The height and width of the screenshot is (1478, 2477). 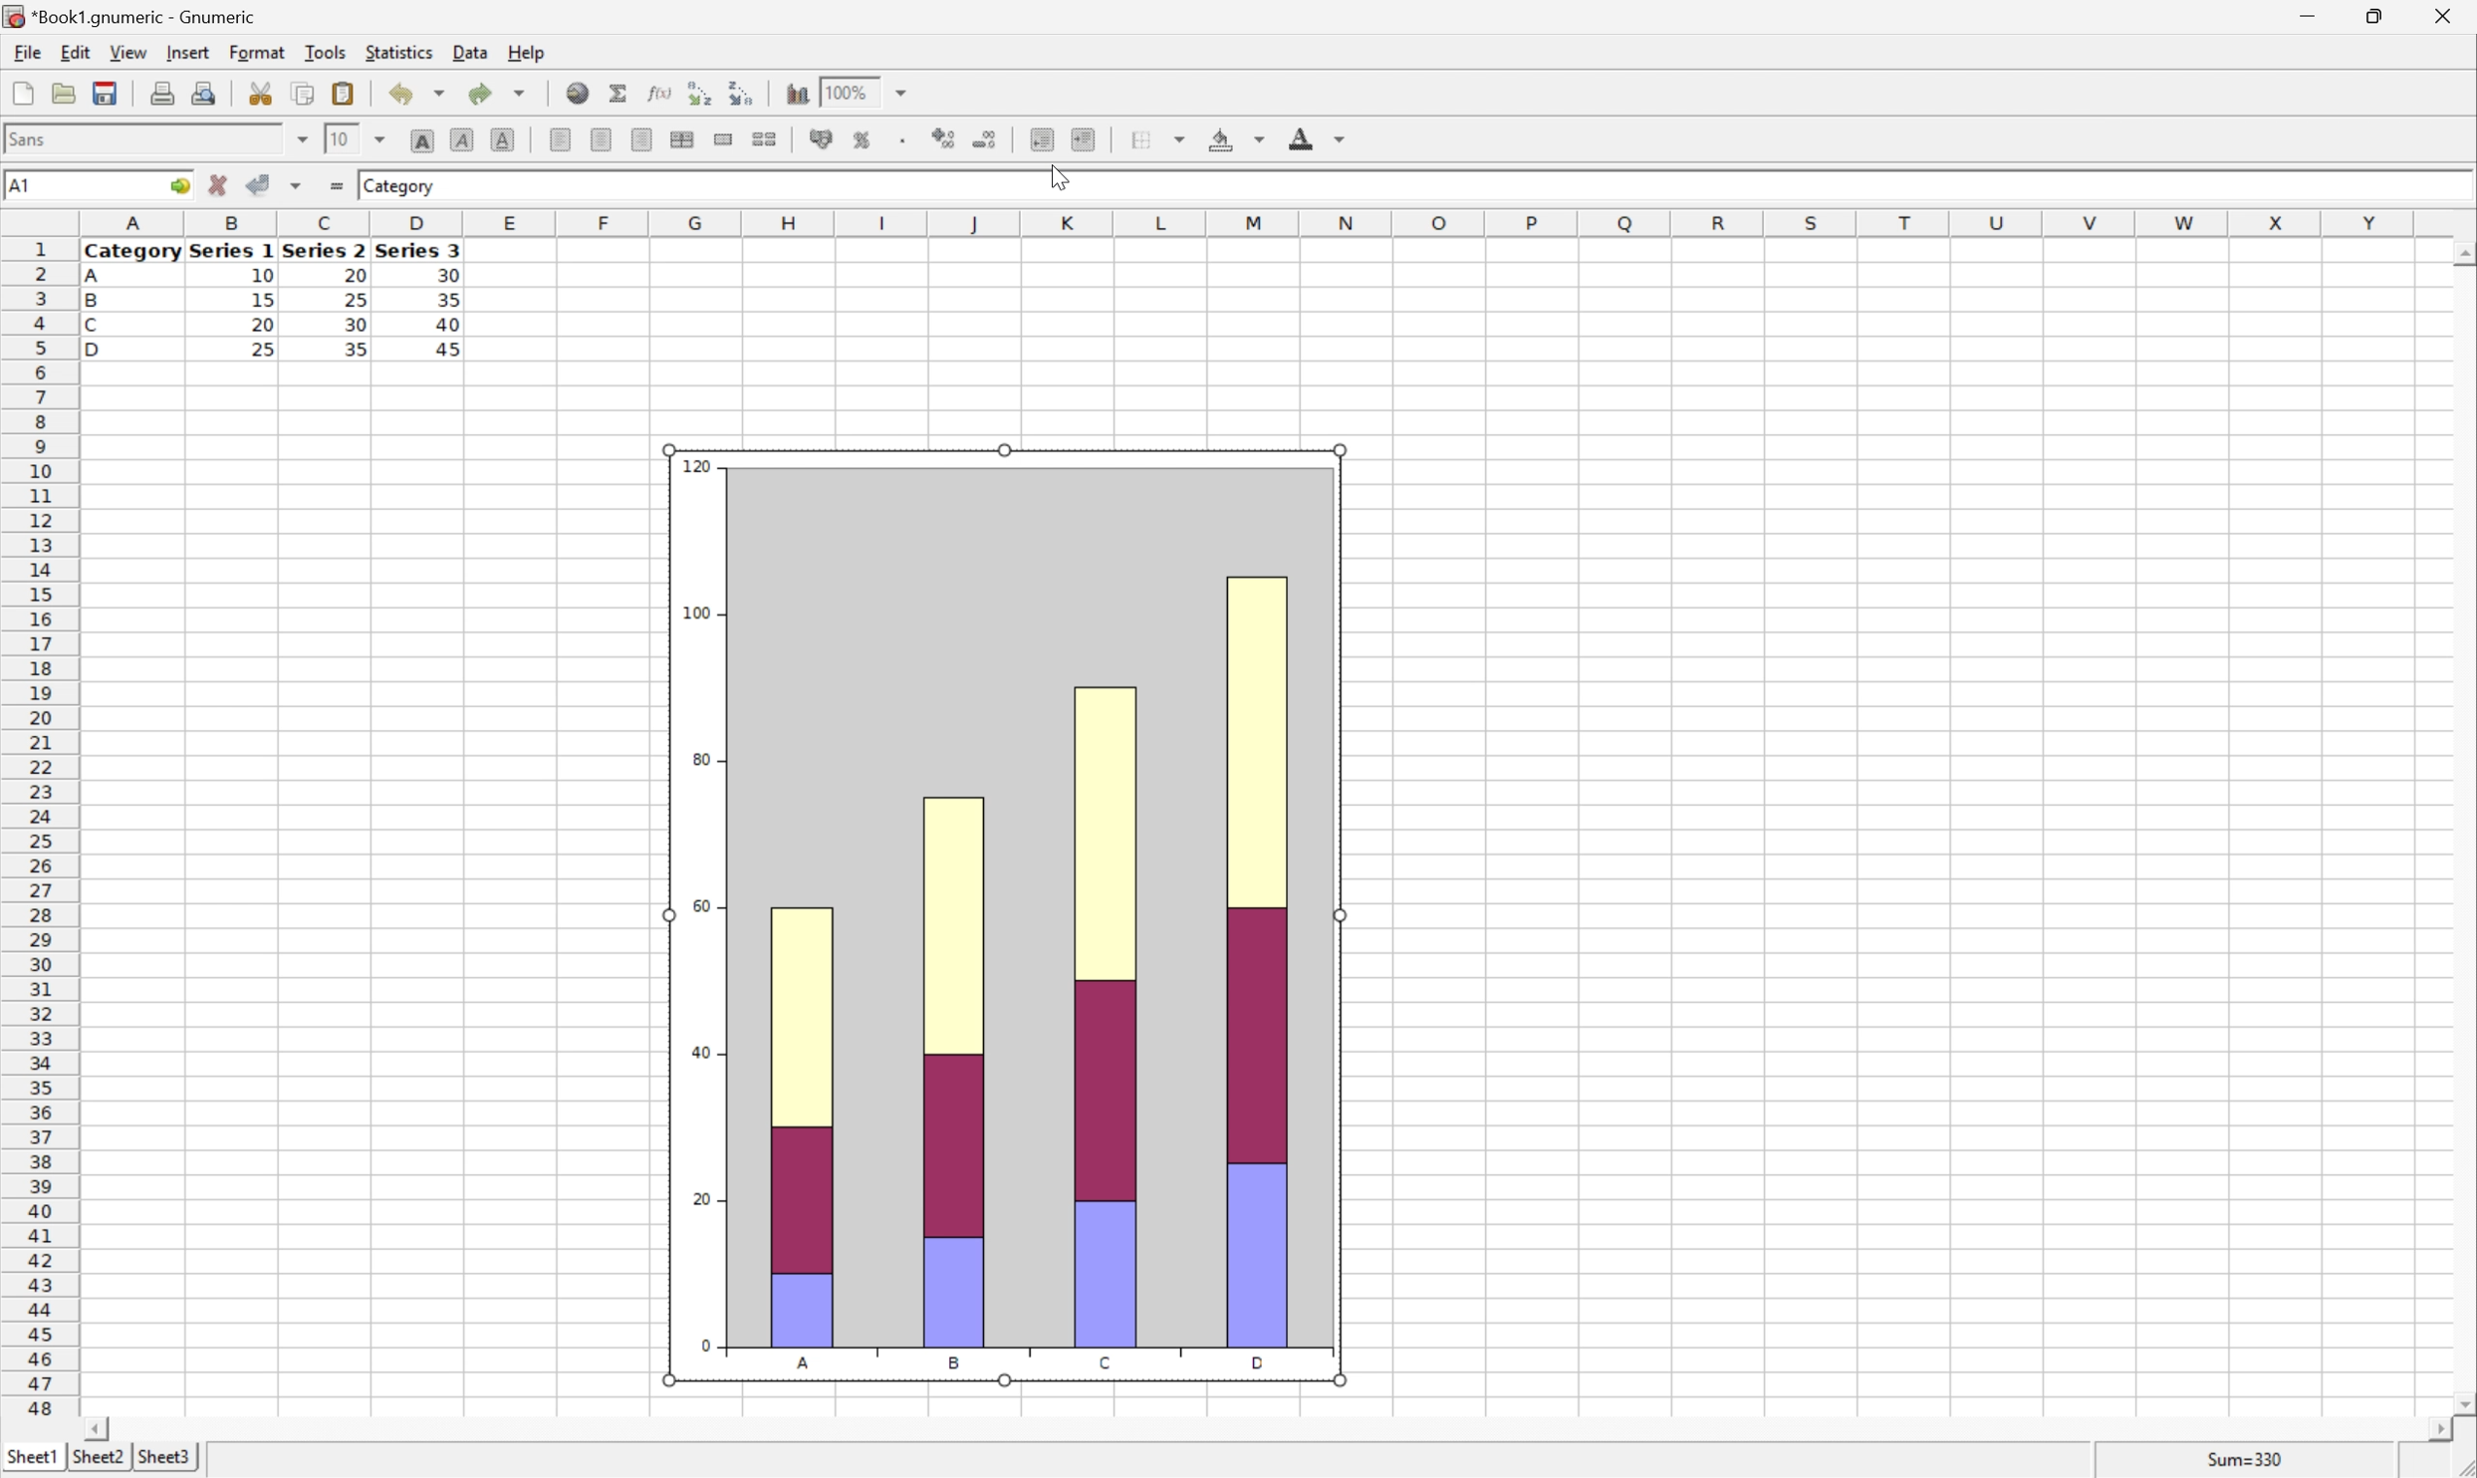 What do you see at coordinates (904, 92) in the screenshot?
I see `Drop Down` at bounding box center [904, 92].